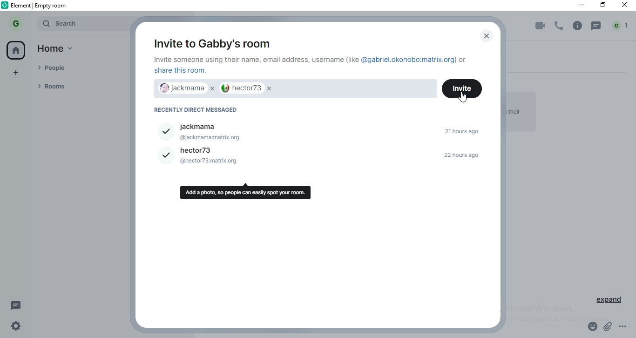 The height and width of the screenshot is (338, 636). What do you see at coordinates (183, 89) in the screenshot?
I see `jackmamae` at bounding box center [183, 89].